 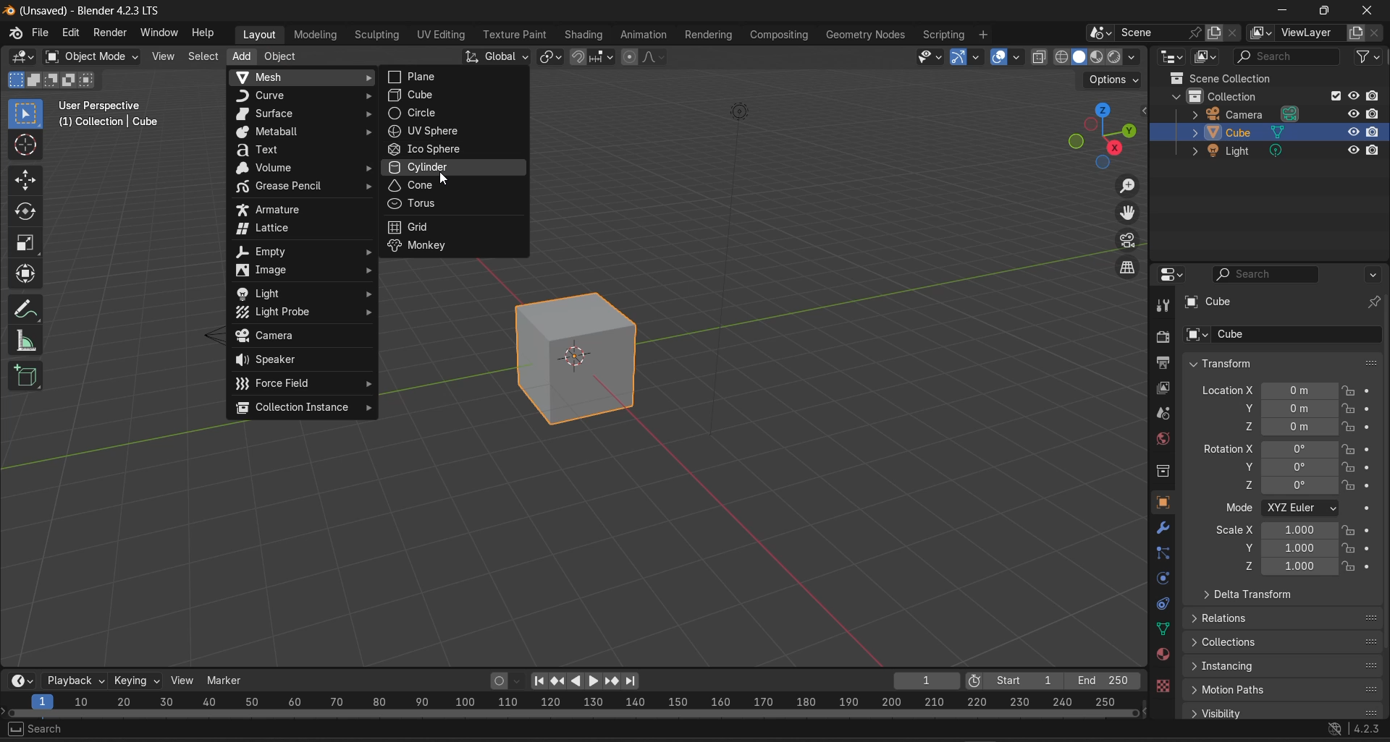 I want to click on UV editing, so click(x=440, y=35).